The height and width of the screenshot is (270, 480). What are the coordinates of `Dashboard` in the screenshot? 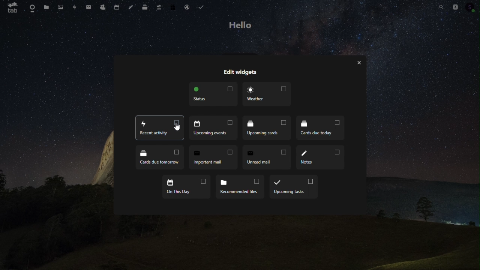 It's located at (30, 7).